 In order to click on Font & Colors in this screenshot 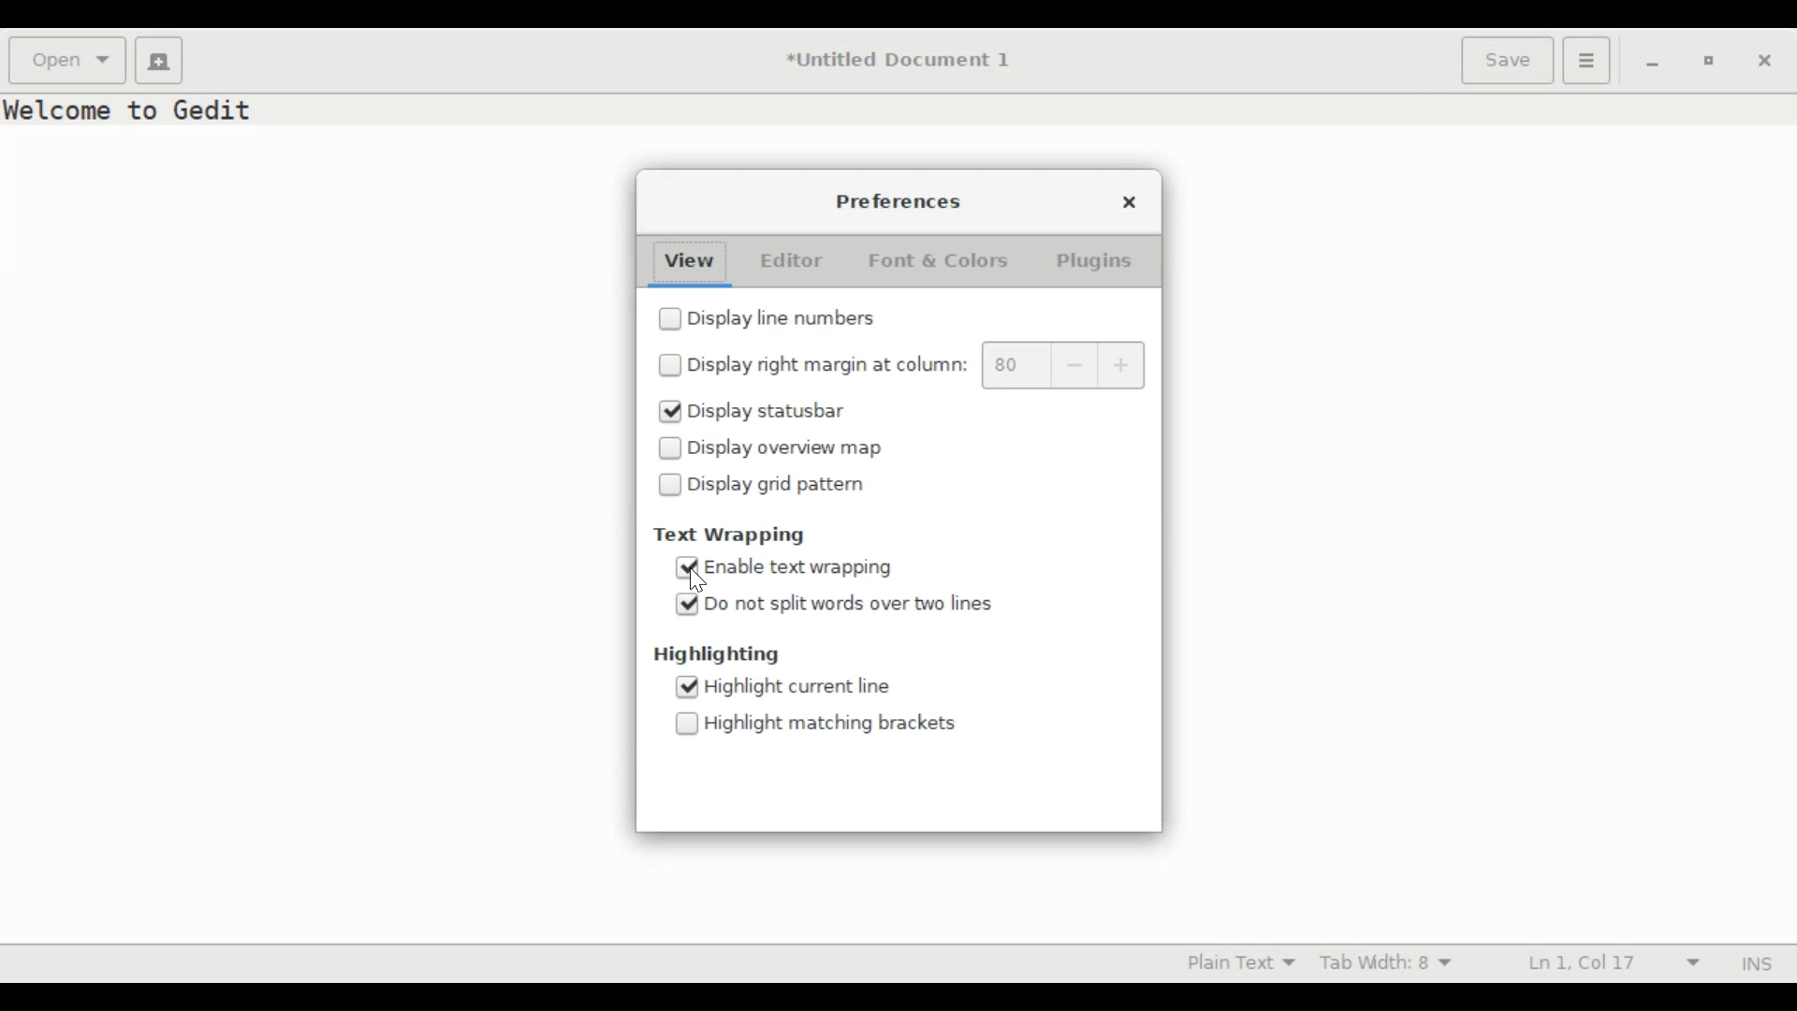, I will do `click(942, 261)`.